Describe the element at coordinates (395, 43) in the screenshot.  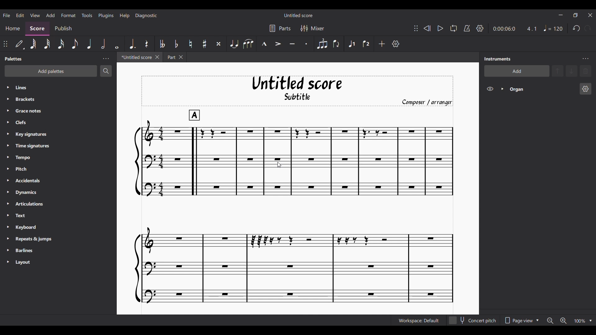
I see `Customize tools` at that location.